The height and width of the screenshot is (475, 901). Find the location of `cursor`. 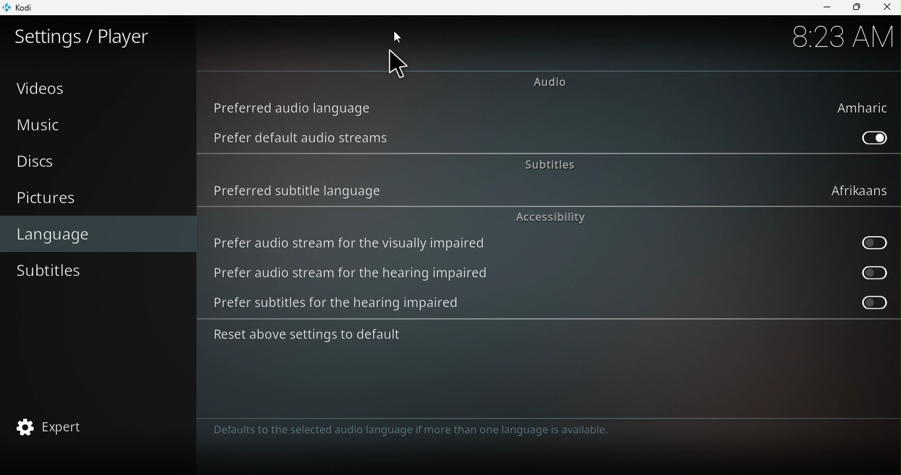

cursor is located at coordinates (392, 65).